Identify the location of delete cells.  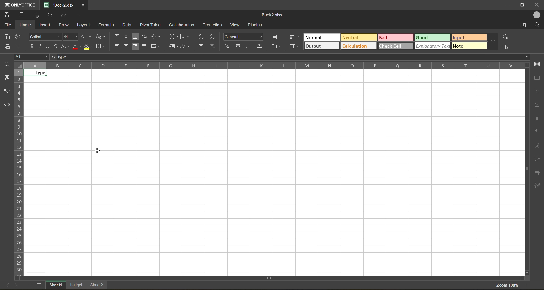
(277, 46).